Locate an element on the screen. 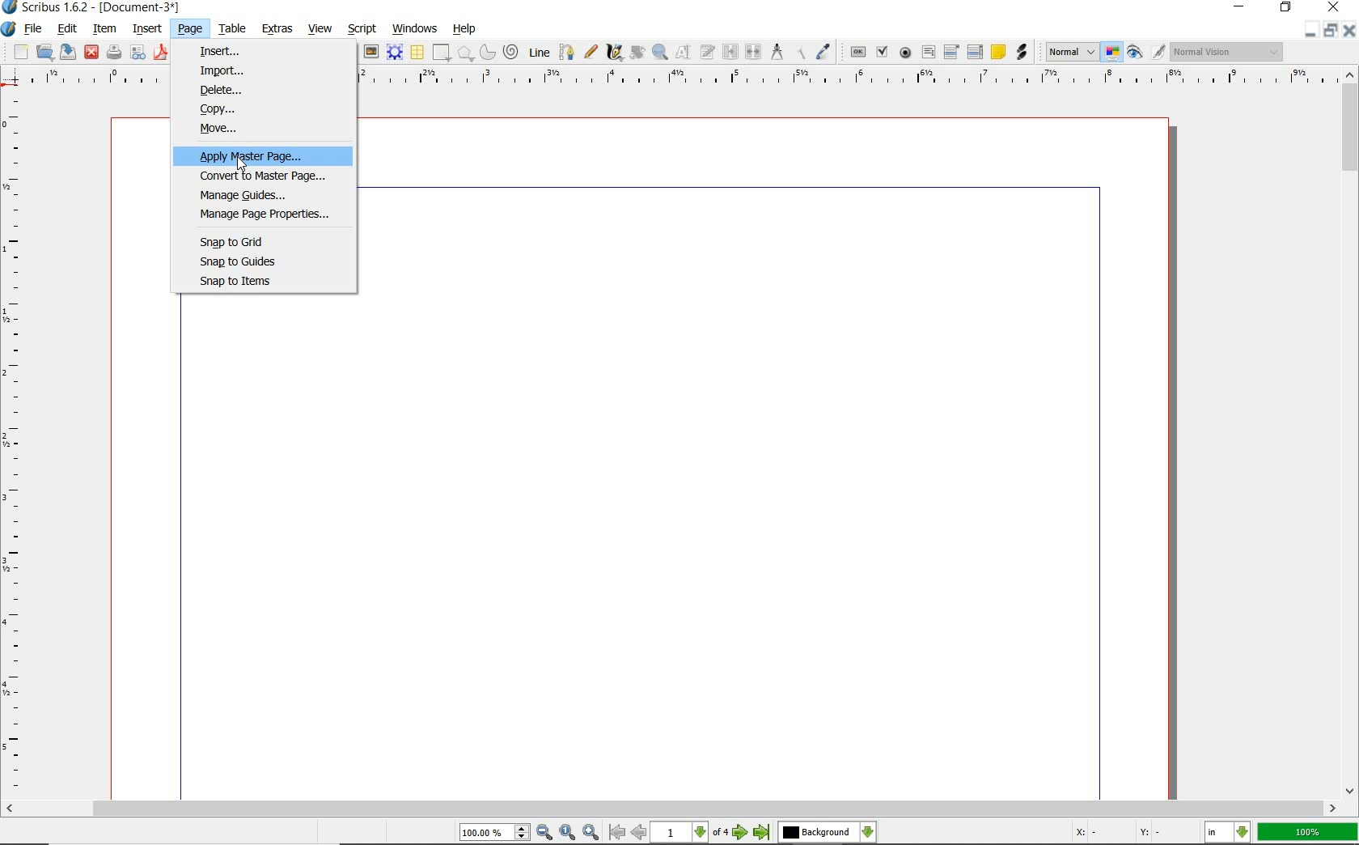 Image resolution: width=1359 pixels, height=845 pixels. item is located at coordinates (103, 29).